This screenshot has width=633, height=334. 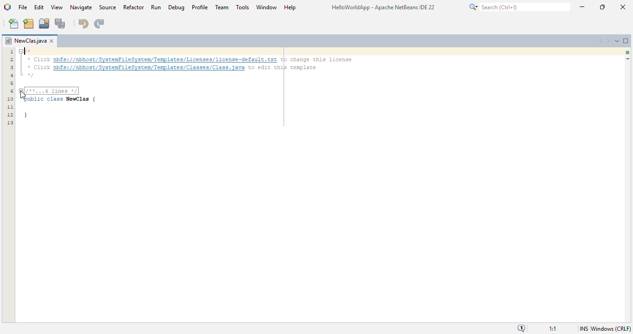 I want to click on navigate, so click(x=81, y=7).